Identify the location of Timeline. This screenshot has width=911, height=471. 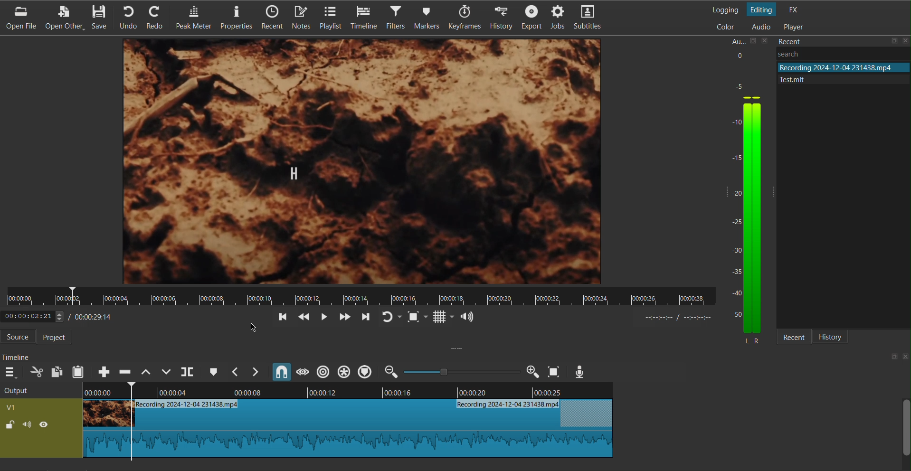
(348, 391).